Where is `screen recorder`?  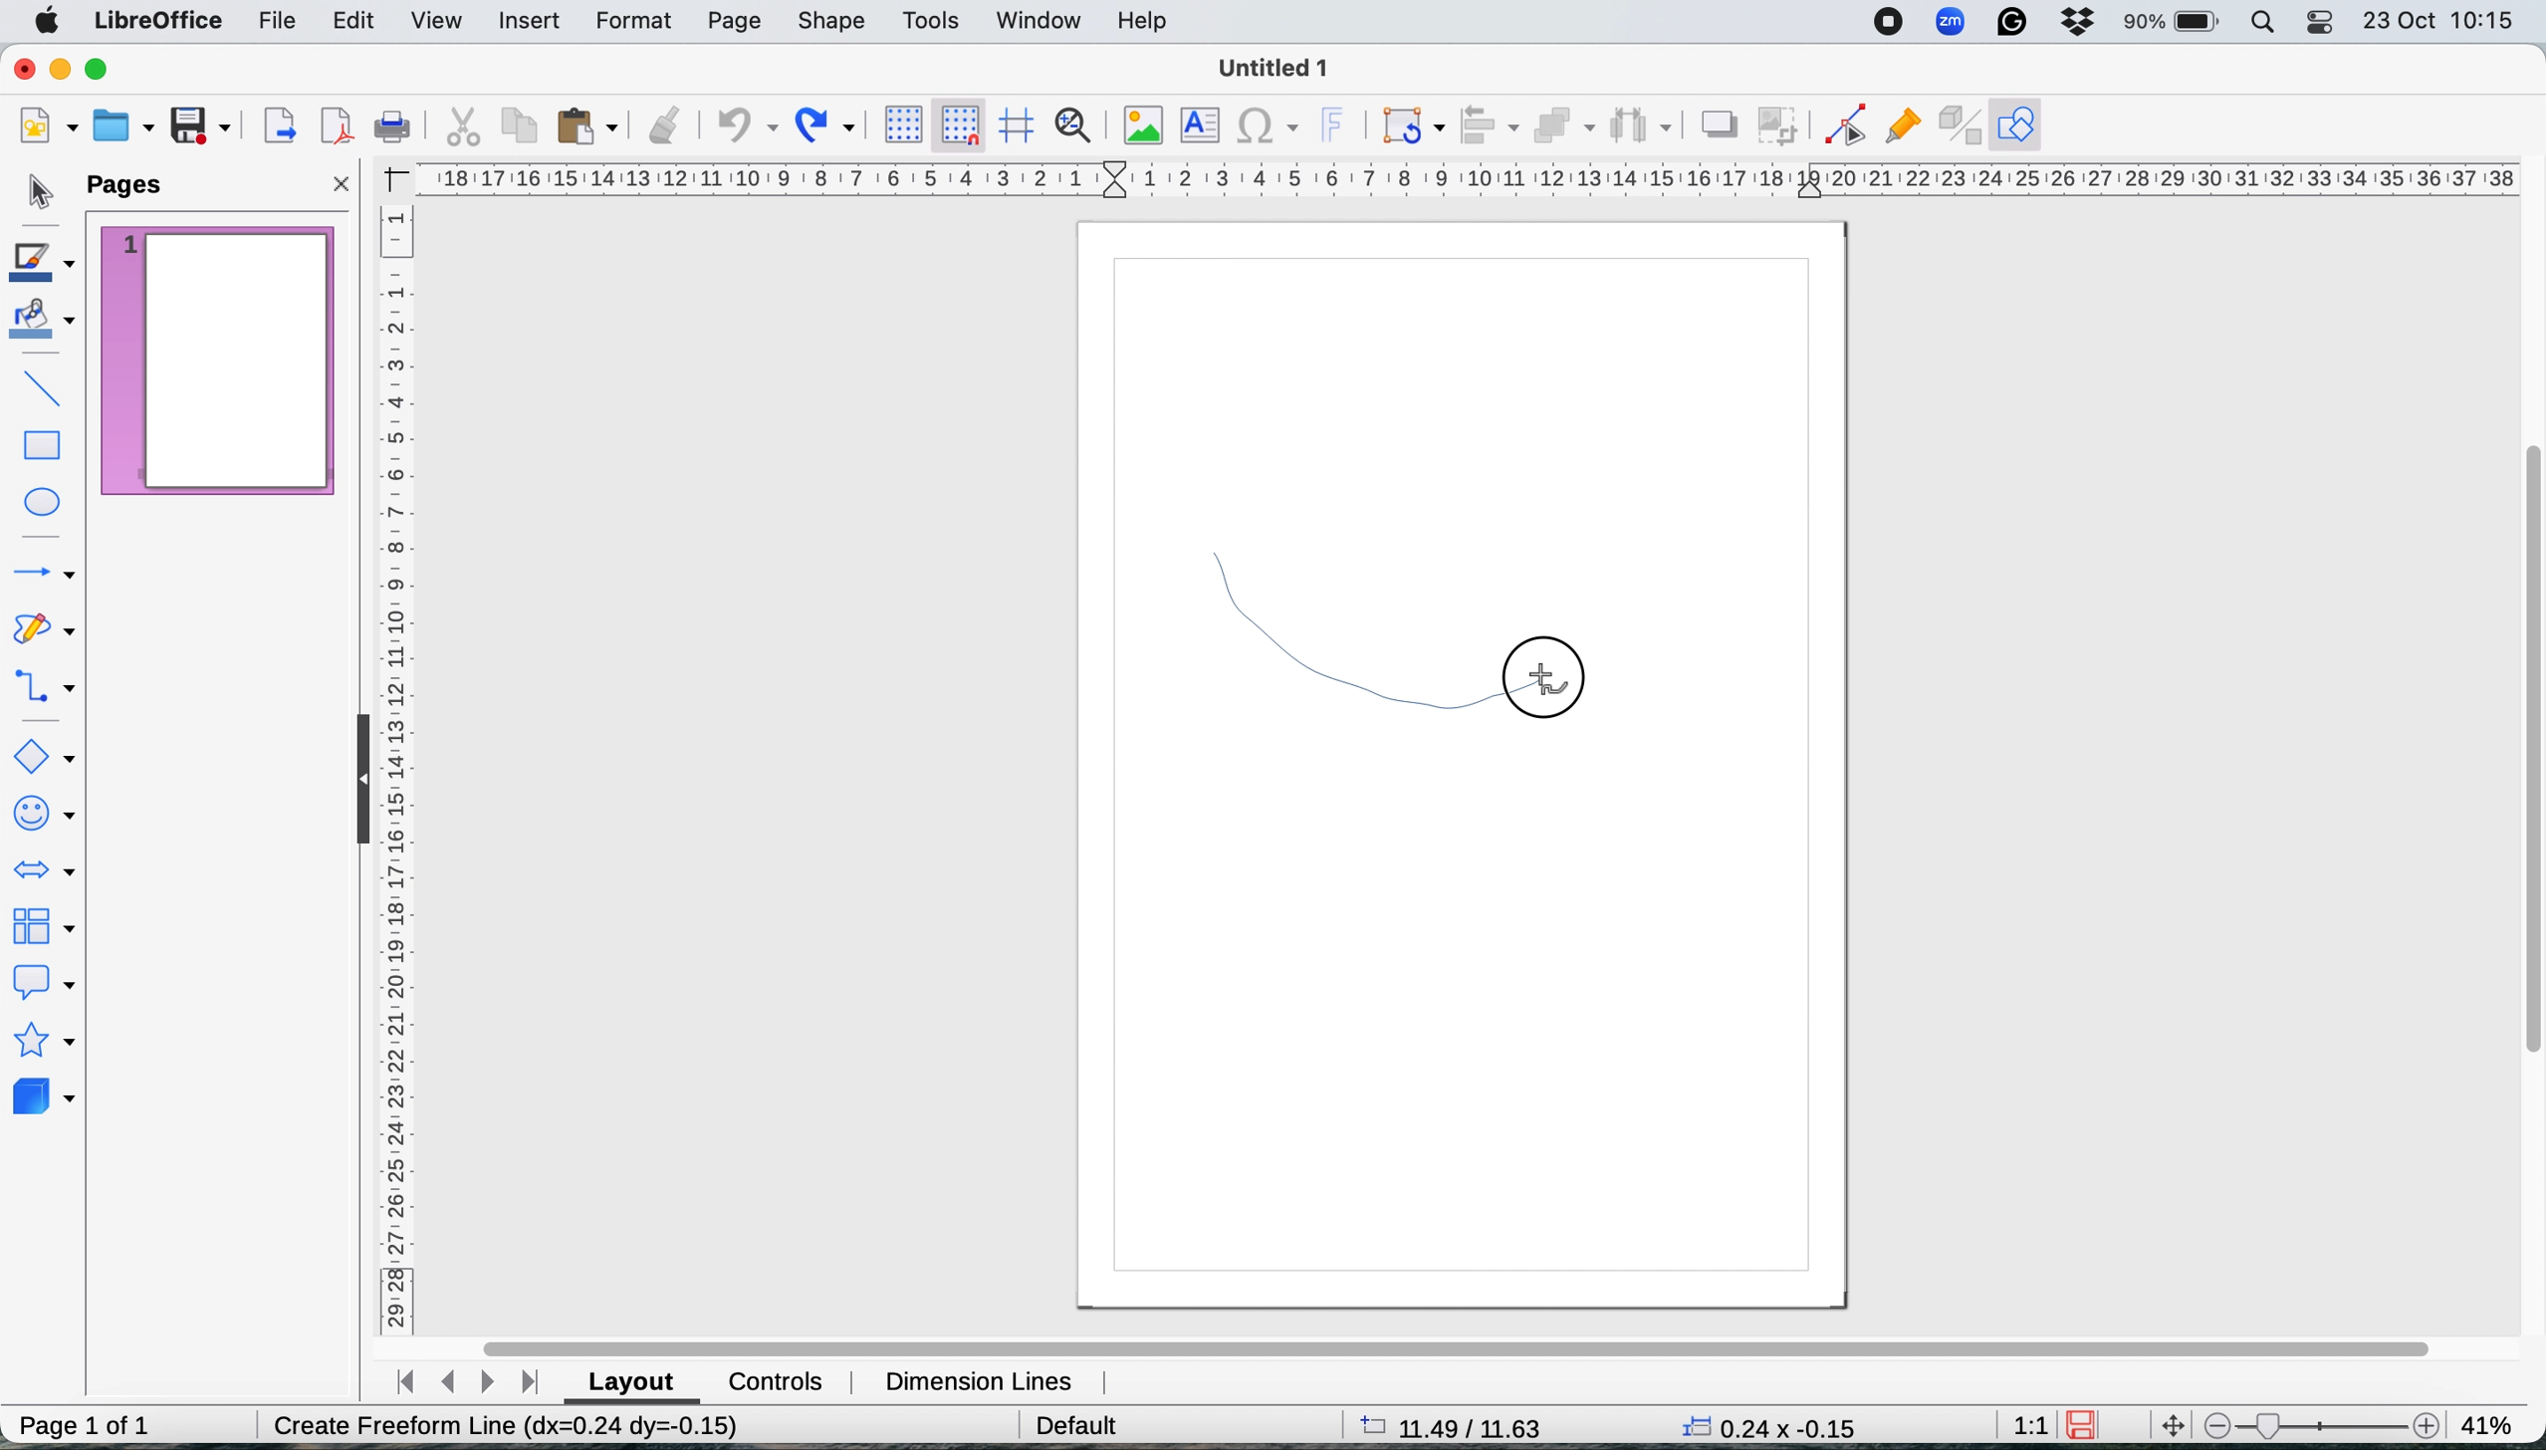 screen recorder is located at coordinates (1891, 22).